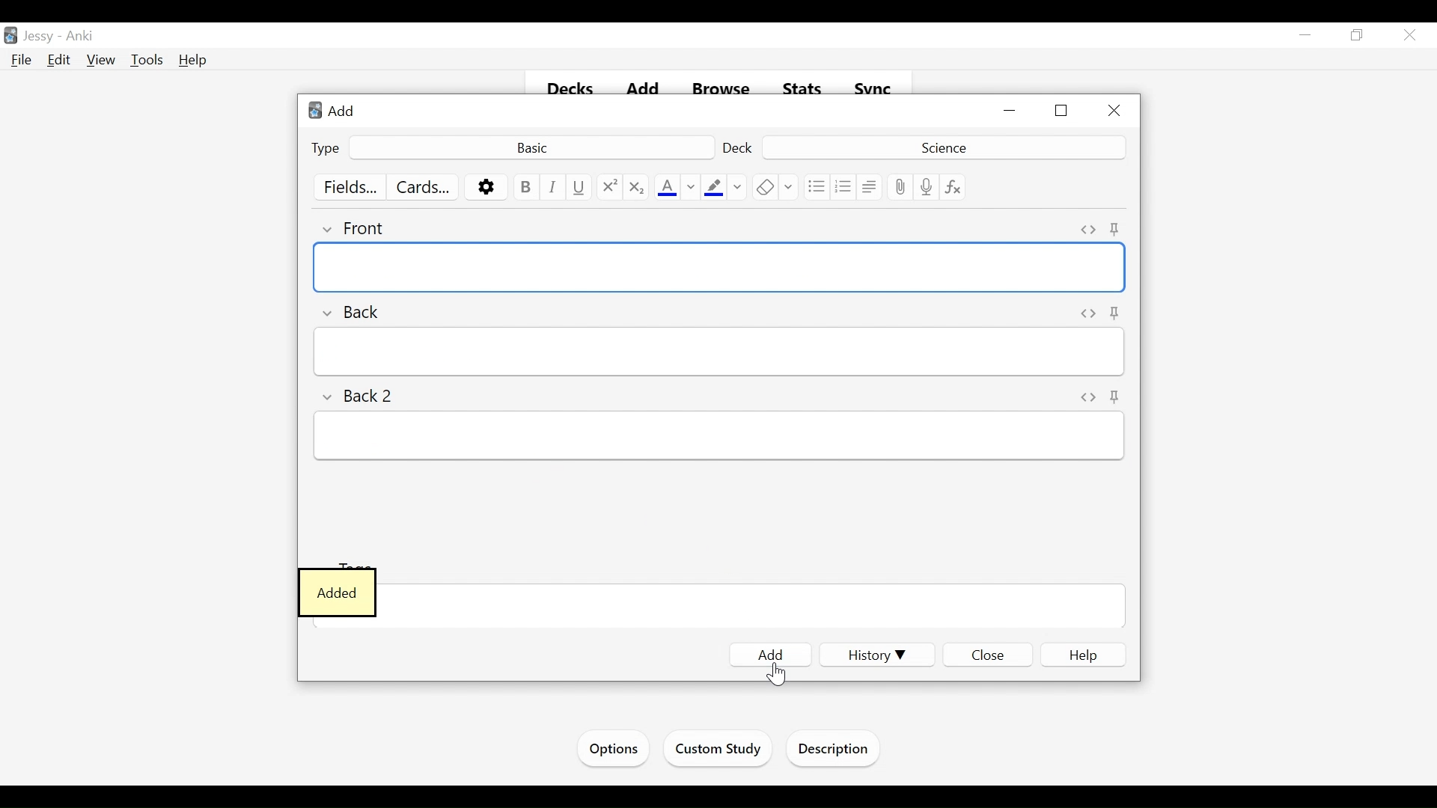 Image resolution: width=1437 pixels, height=808 pixels. What do you see at coordinates (765, 187) in the screenshot?
I see `Remove Formatting` at bounding box center [765, 187].